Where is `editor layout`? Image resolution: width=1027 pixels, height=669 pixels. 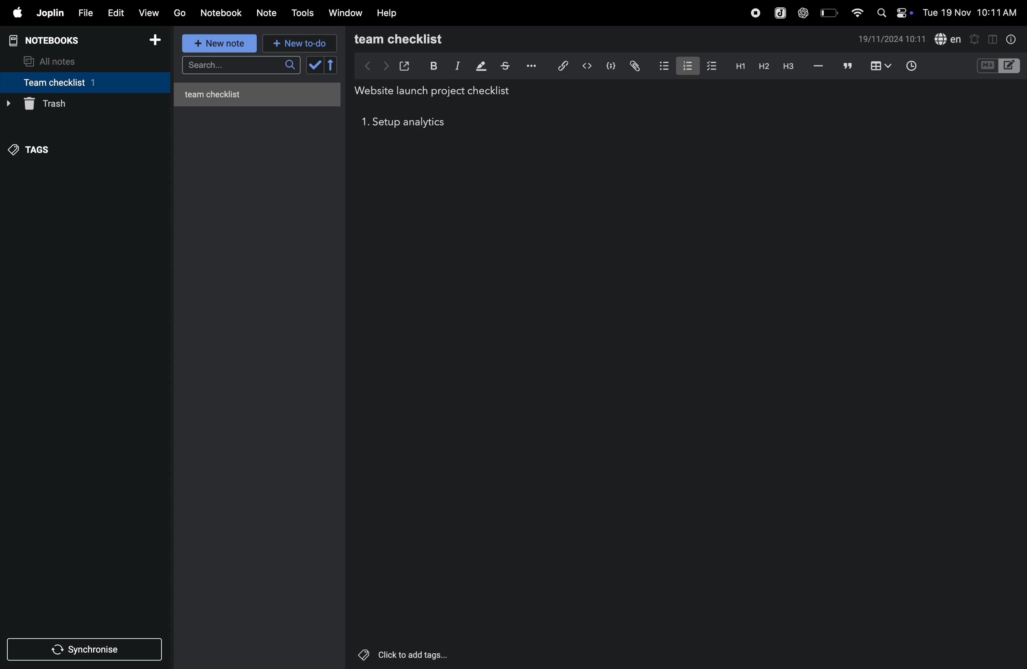
editor layout is located at coordinates (1011, 65).